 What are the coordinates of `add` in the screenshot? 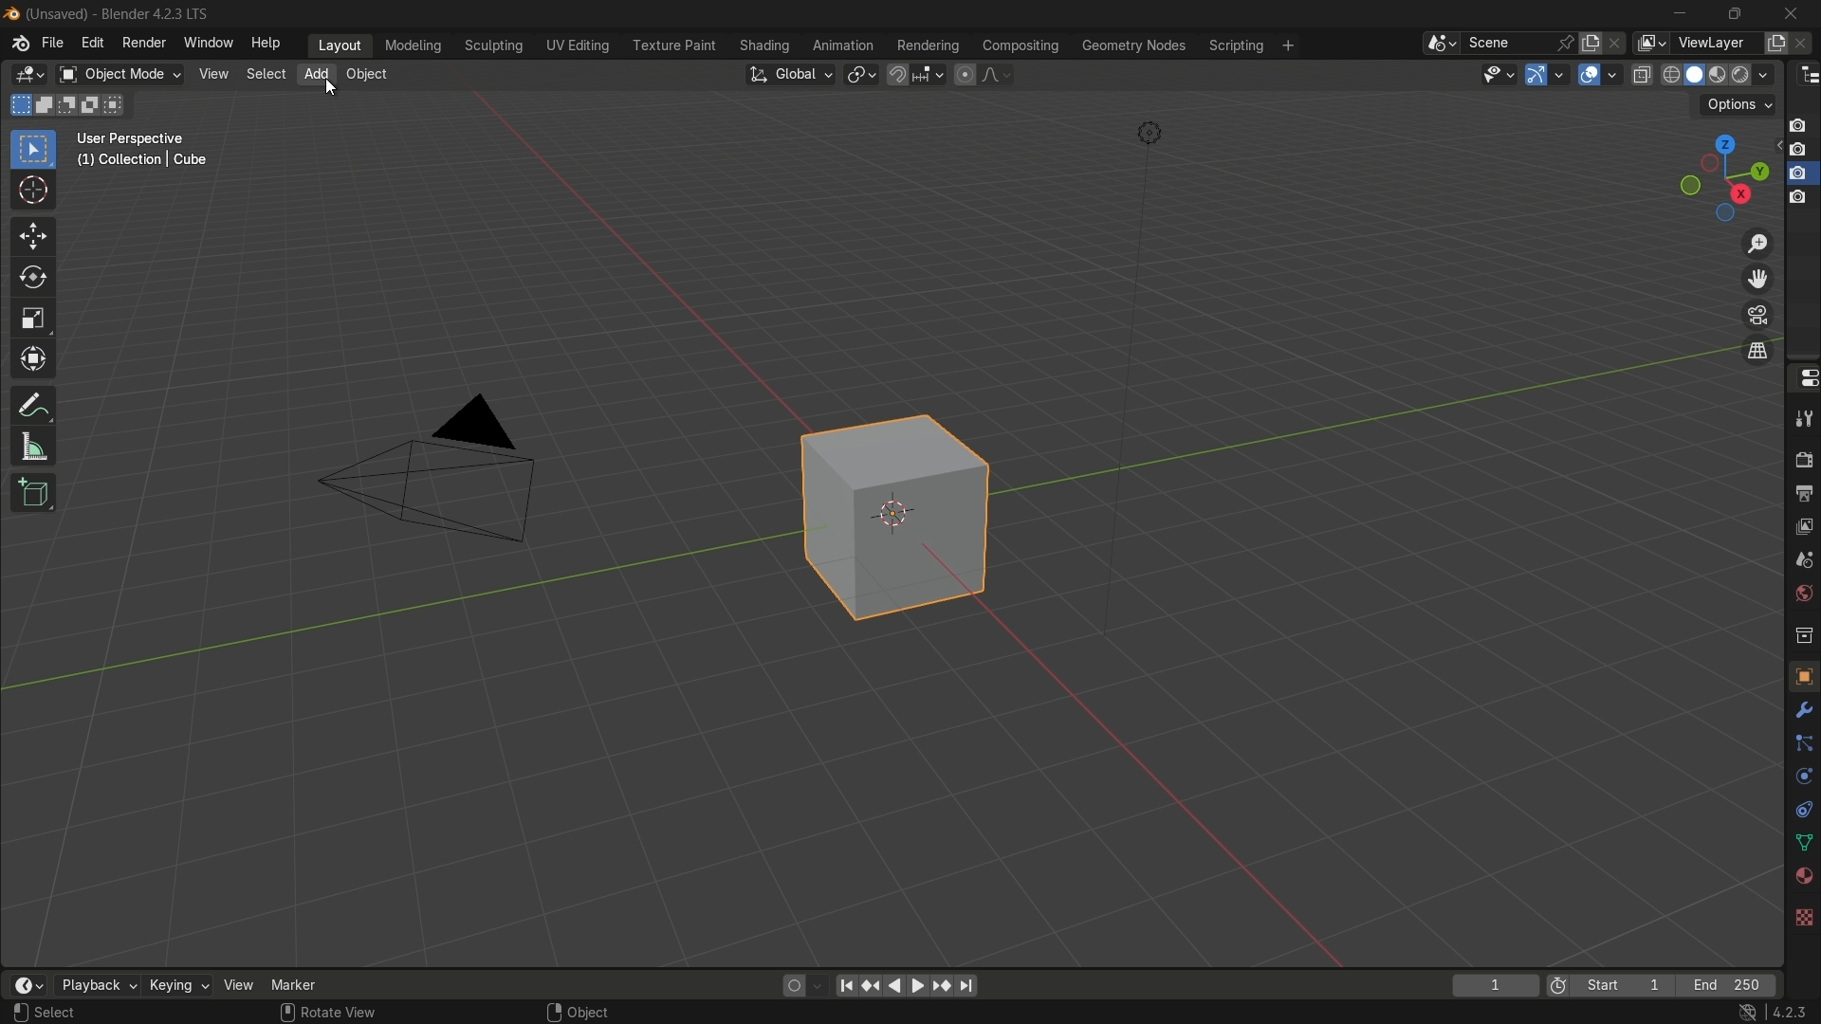 It's located at (316, 72).